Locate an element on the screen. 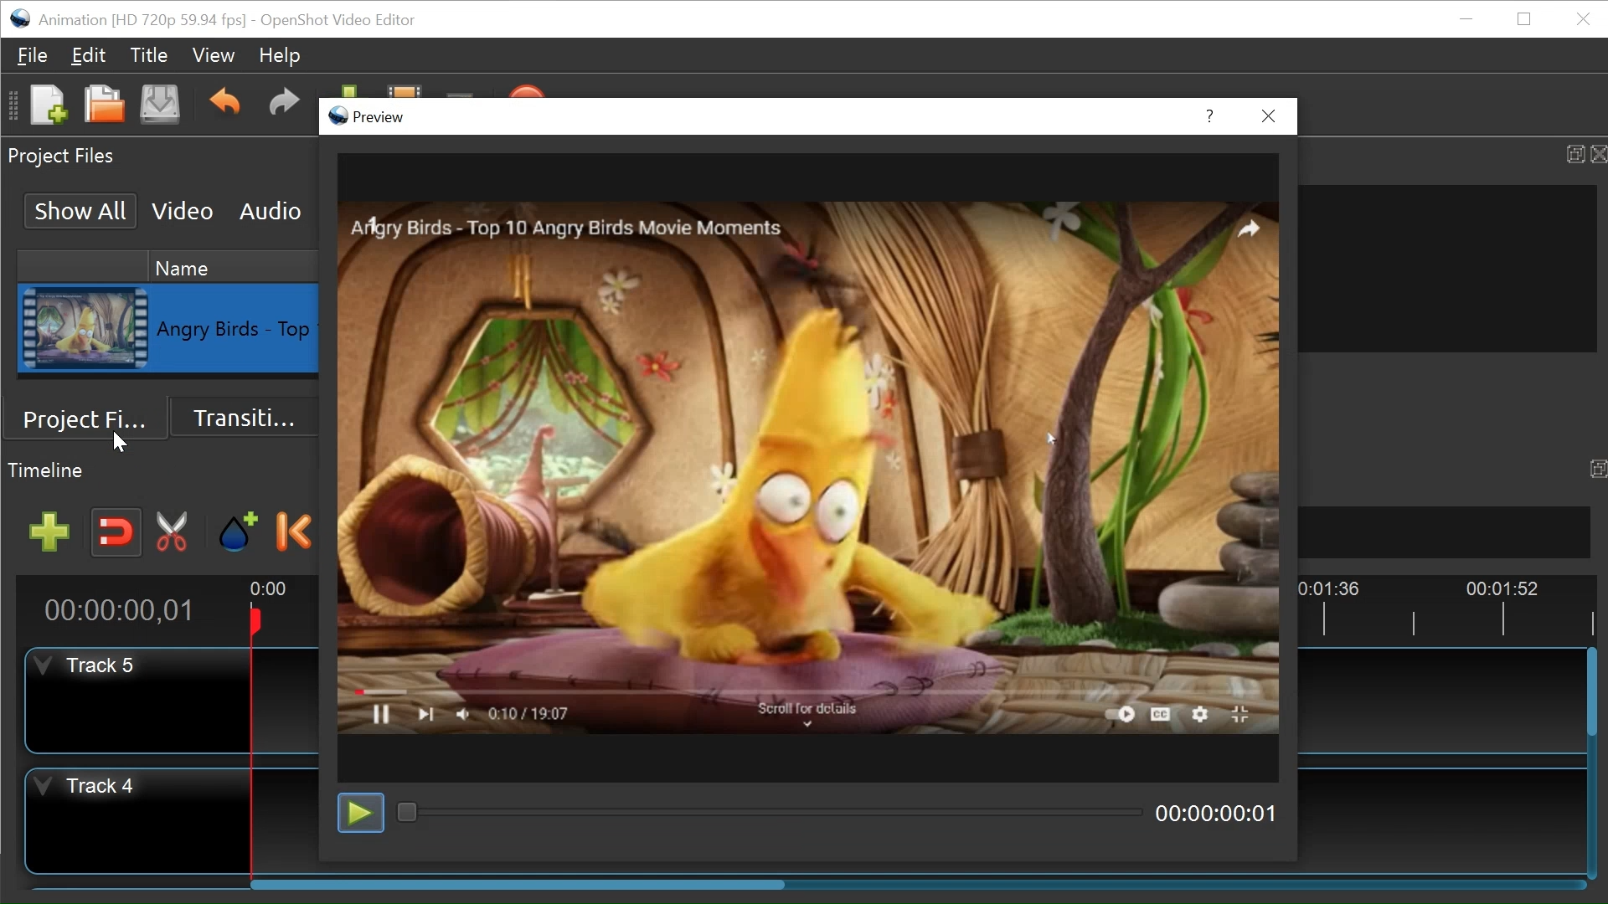 The image size is (1608, 904). Previous Marker is located at coordinates (296, 532).